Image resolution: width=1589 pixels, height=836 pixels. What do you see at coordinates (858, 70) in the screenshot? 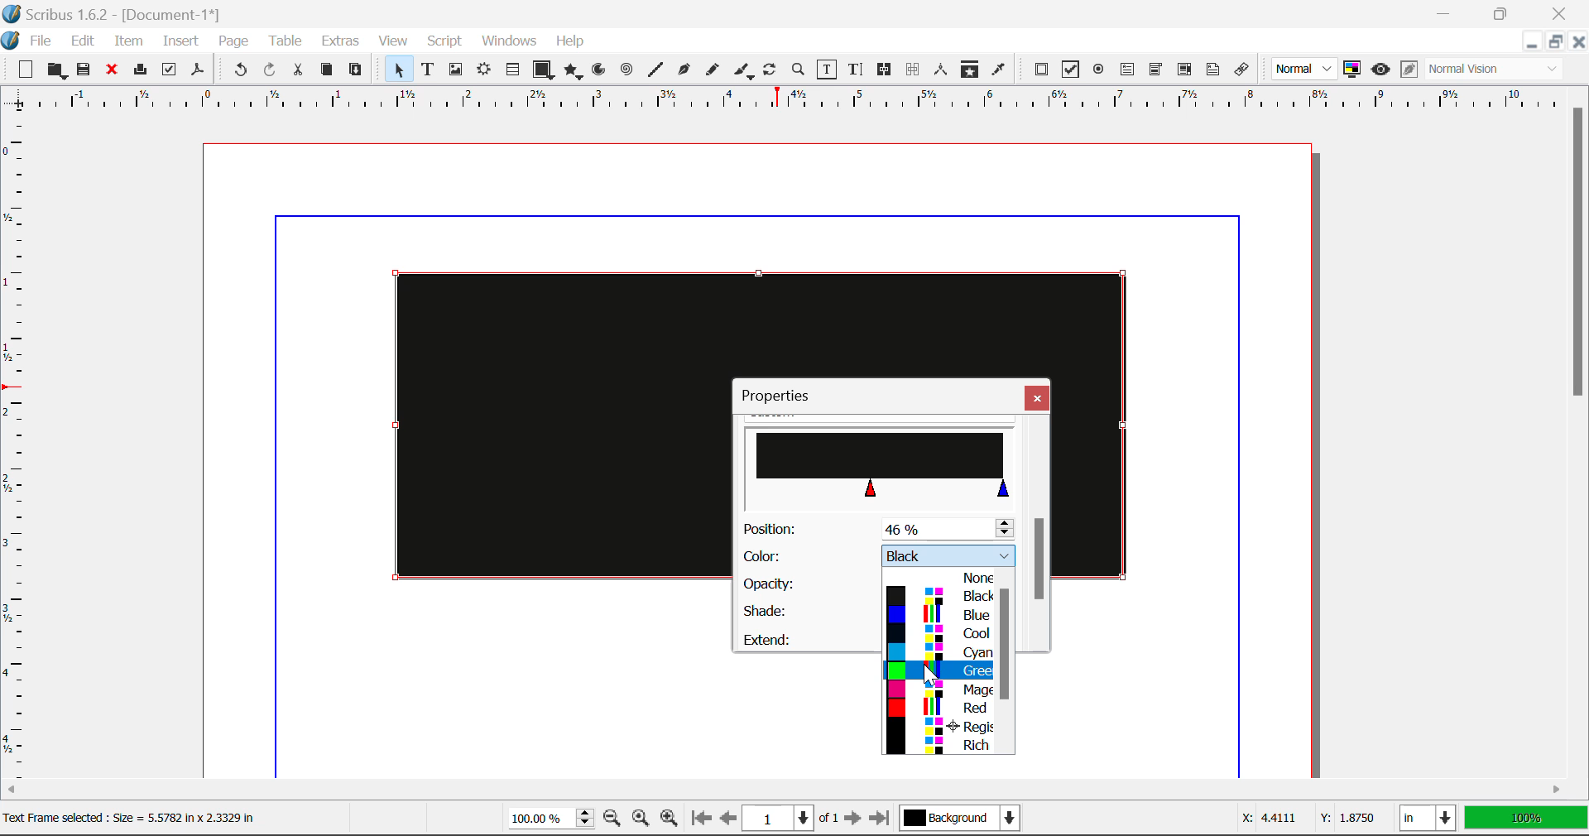
I see `Edit Text with Story Editor` at bounding box center [858, 70].